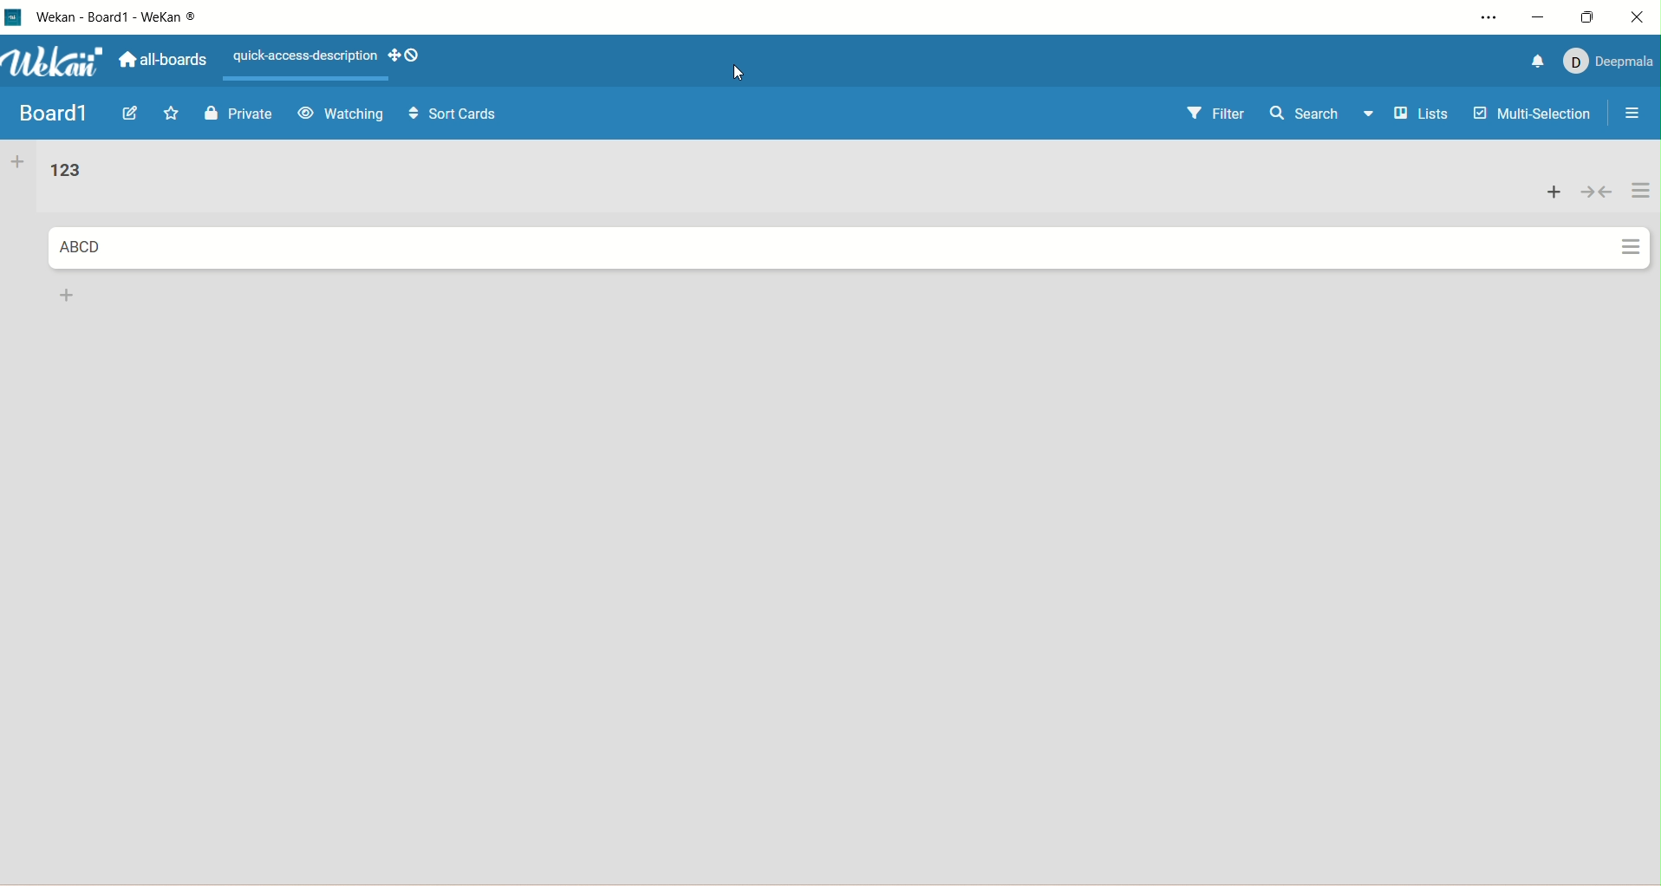 The height and width of the screenshot is (886, 1661). Describe the element at coordinates (14, 19) in the screenshot. I see `logo` at that location.